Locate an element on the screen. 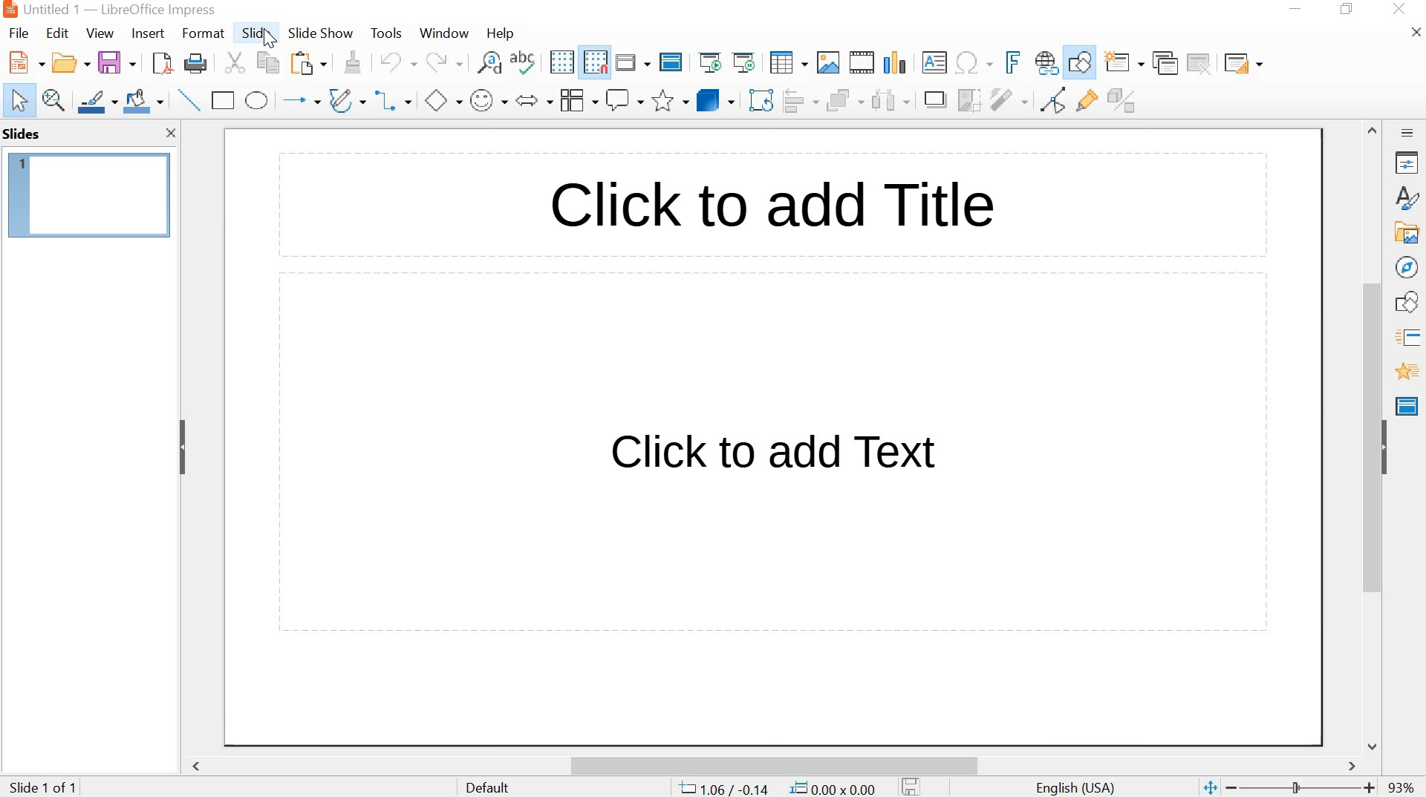 The image size is (1426, 797). OPEN is located at coordinates (68, 62).